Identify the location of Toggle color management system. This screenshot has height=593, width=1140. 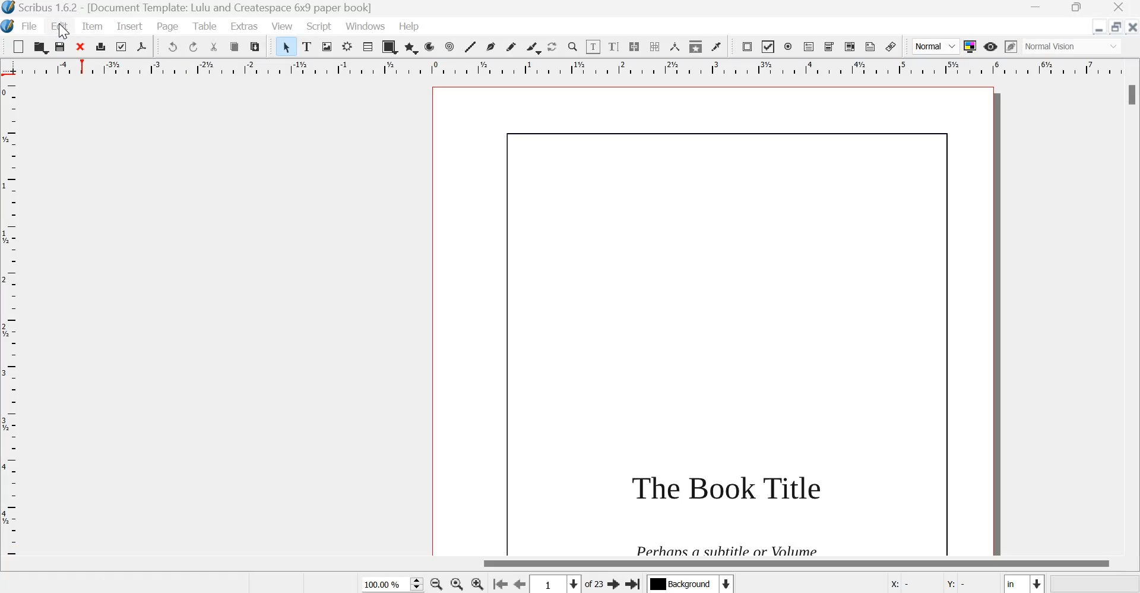
(970, 46).